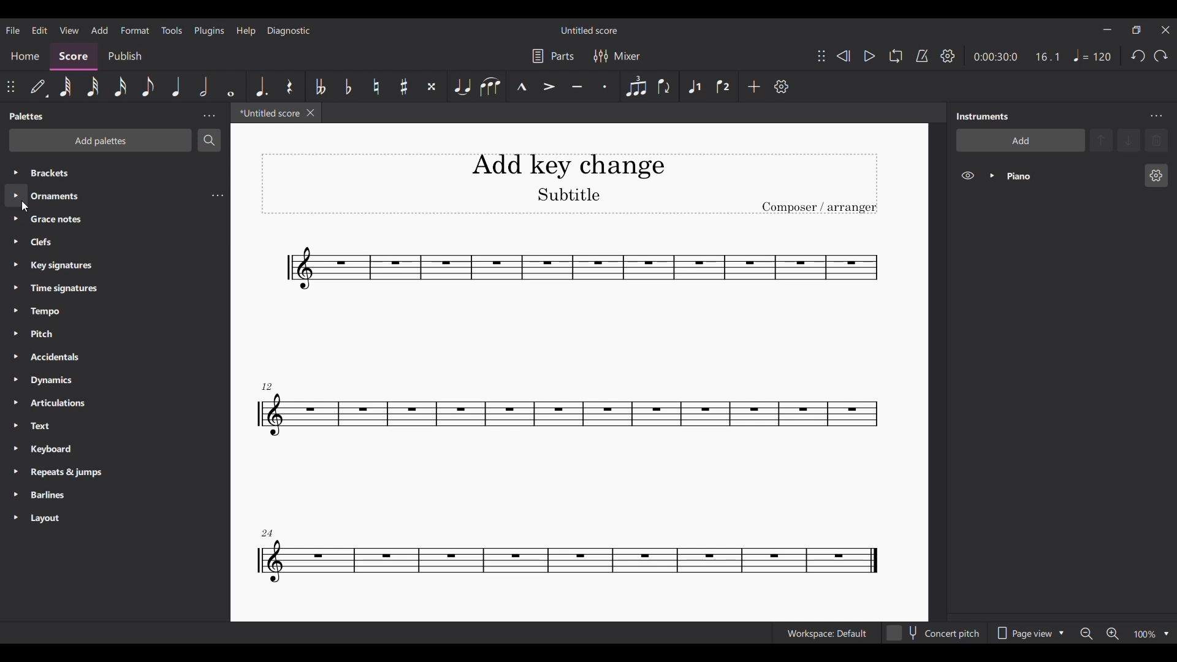  Describe the element at coordinates (968, 175) in the screenshot. I see `Hide piano` at that location.